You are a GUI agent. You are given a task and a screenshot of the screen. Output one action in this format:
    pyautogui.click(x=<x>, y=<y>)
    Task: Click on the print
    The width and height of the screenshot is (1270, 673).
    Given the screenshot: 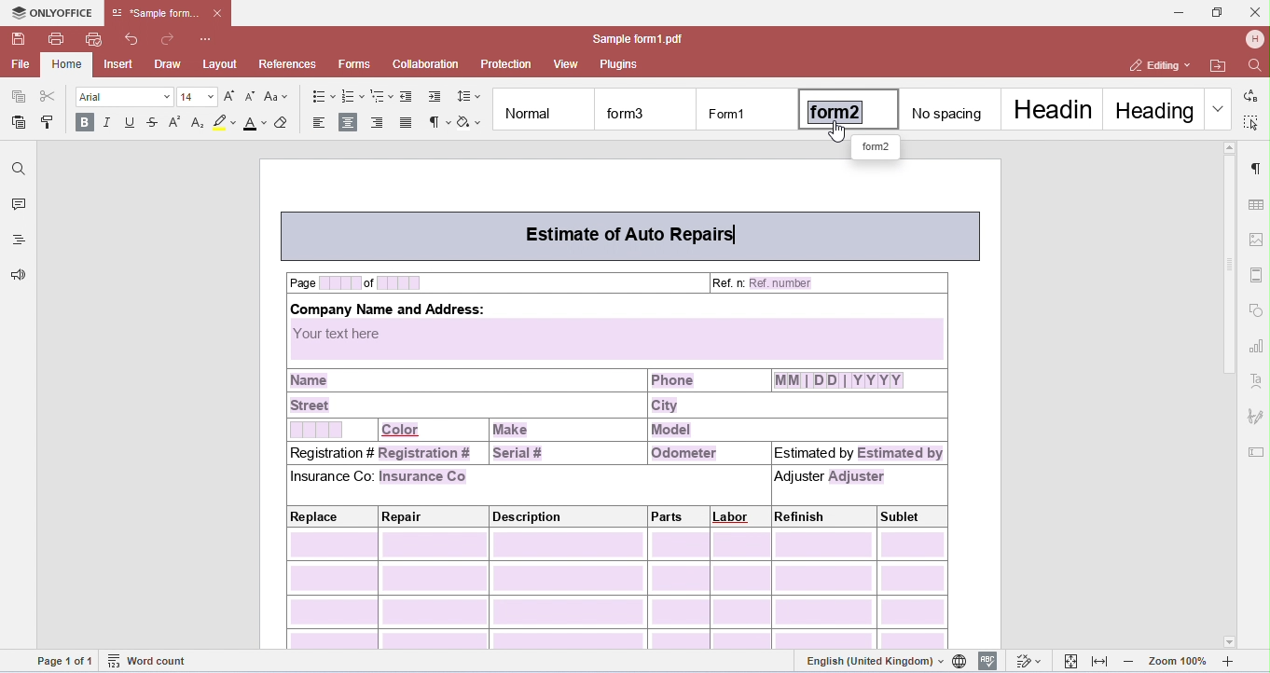 What is the action you would take?
    pyautogui.click(x=58, y=38)
    